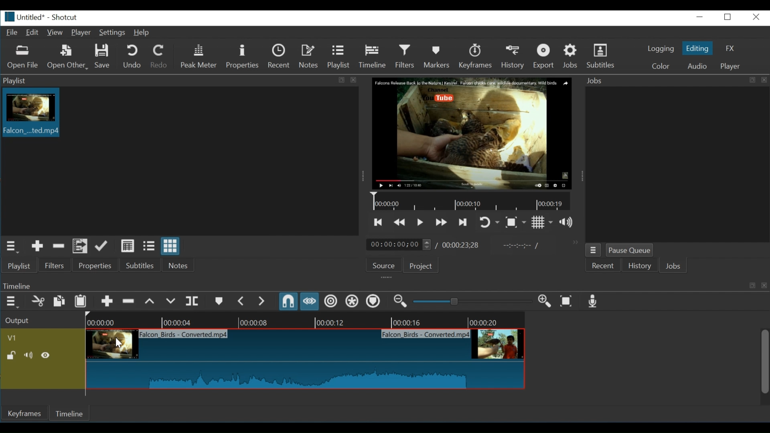 The width and height of the screenshot is (770, 433). What do you see at coordinates (765, 362) in the screenshot?
I see `Vertical Scroll bar` at bounding box center [765, 362].